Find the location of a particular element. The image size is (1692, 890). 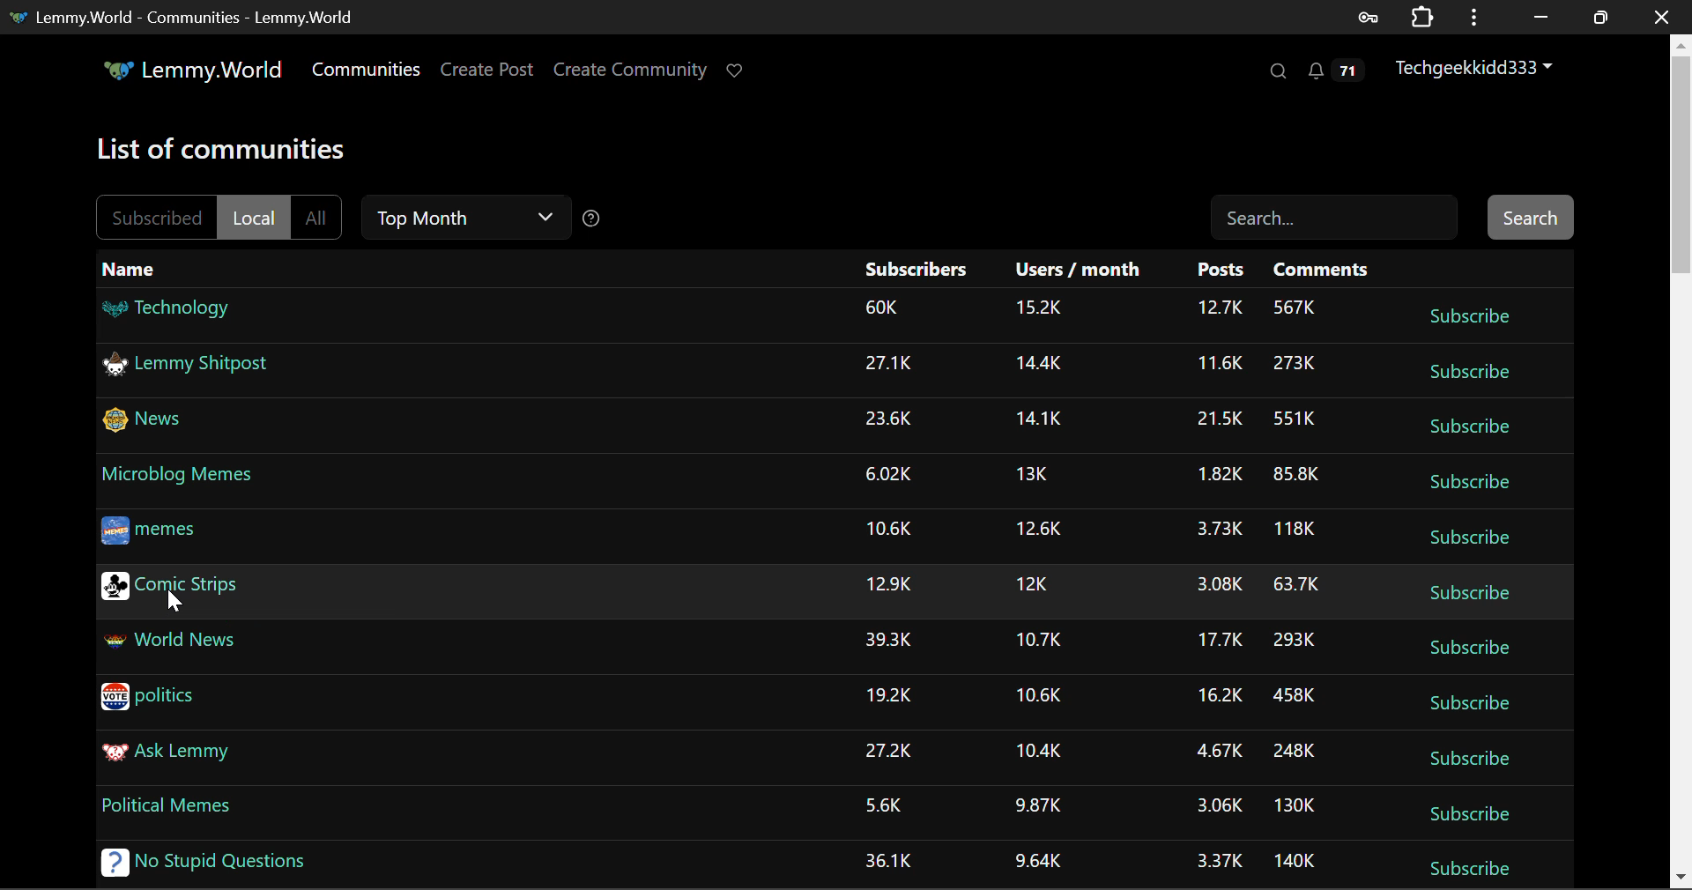

27.1K is located at coordinates (892, 364).